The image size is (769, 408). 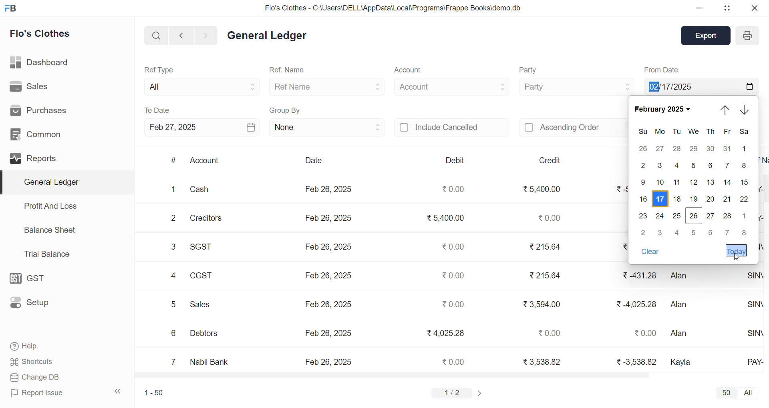 I want to click on ₹ 431.28, so click(x=639, y=276).